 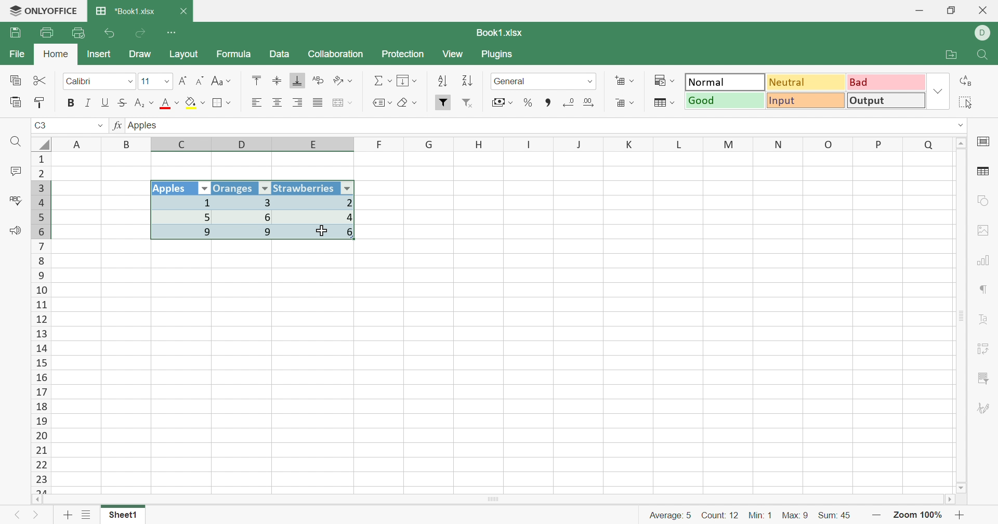 I want to click on Underline, so click(x=106, y=102).